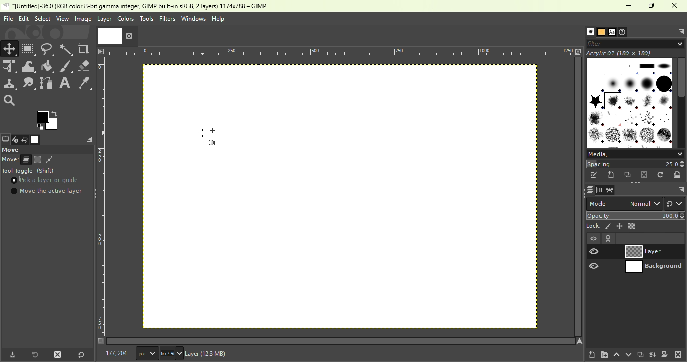 The image size is (687, 362). I want to click on 177204, so click(111, 353).